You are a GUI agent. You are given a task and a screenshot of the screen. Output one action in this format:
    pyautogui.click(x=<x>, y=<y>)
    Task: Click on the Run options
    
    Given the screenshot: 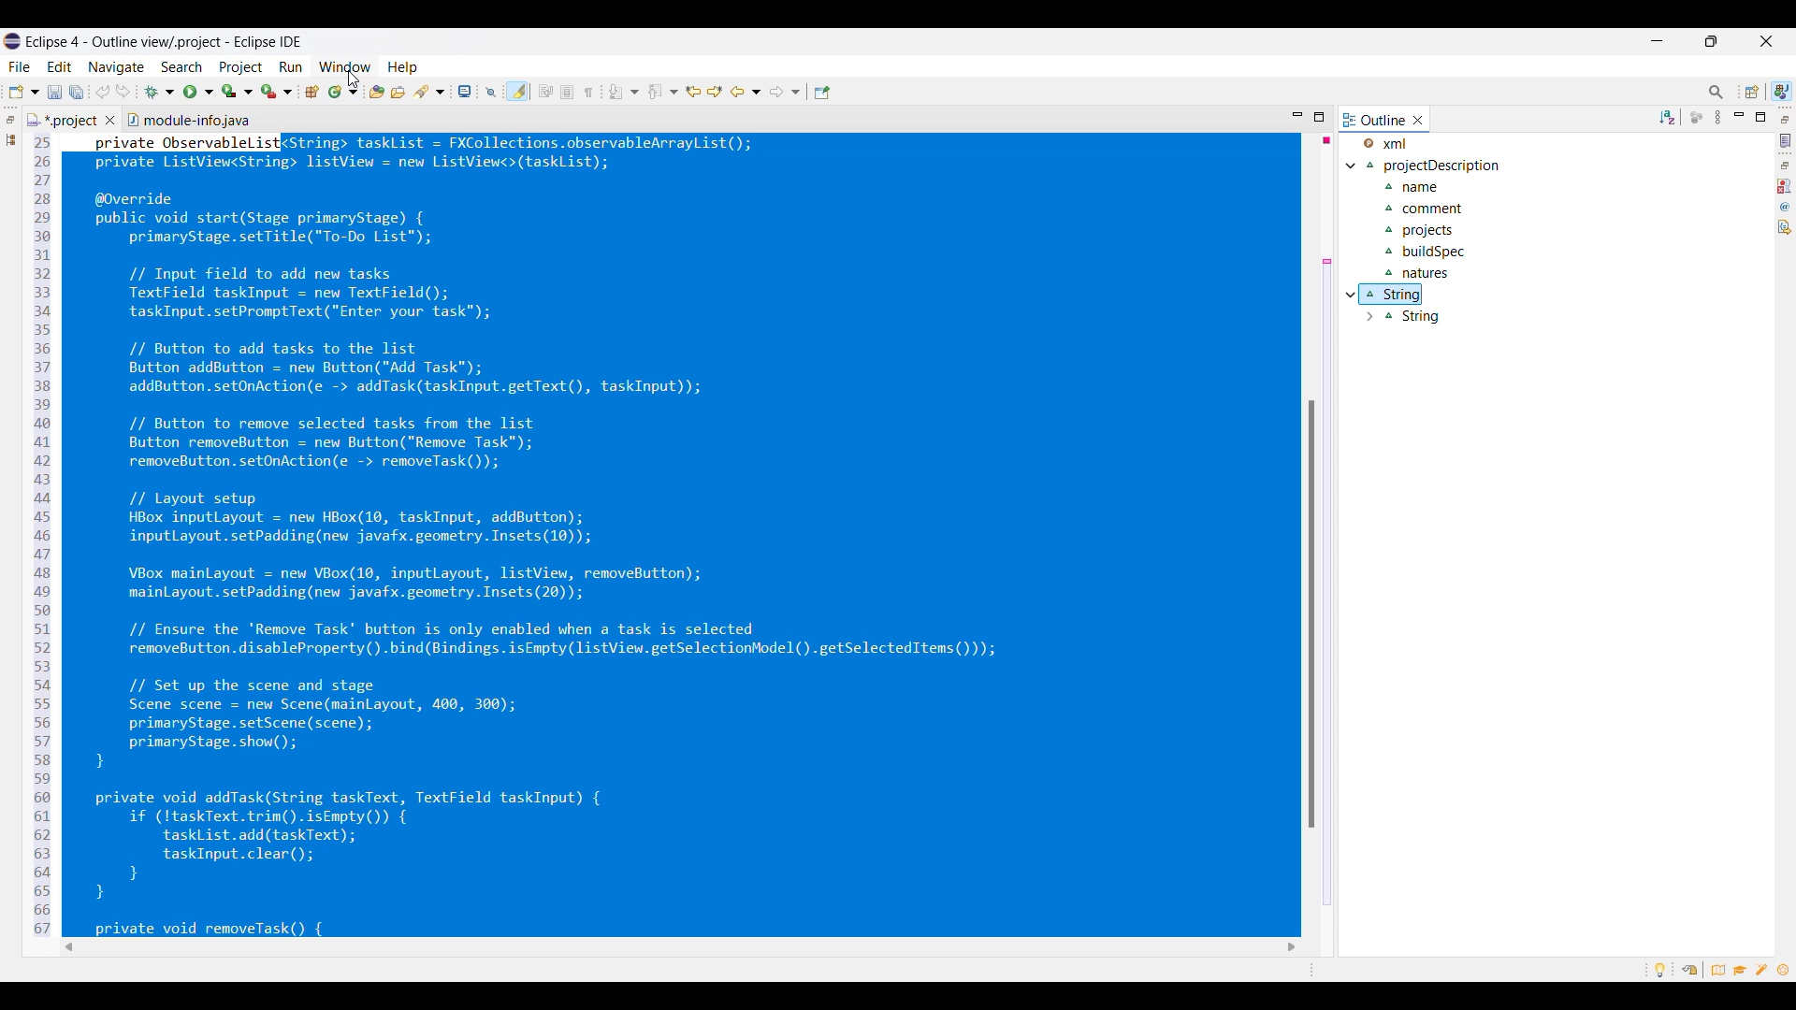 What is the action you would take?
    pyautogui.click(x=199, y=92)
    